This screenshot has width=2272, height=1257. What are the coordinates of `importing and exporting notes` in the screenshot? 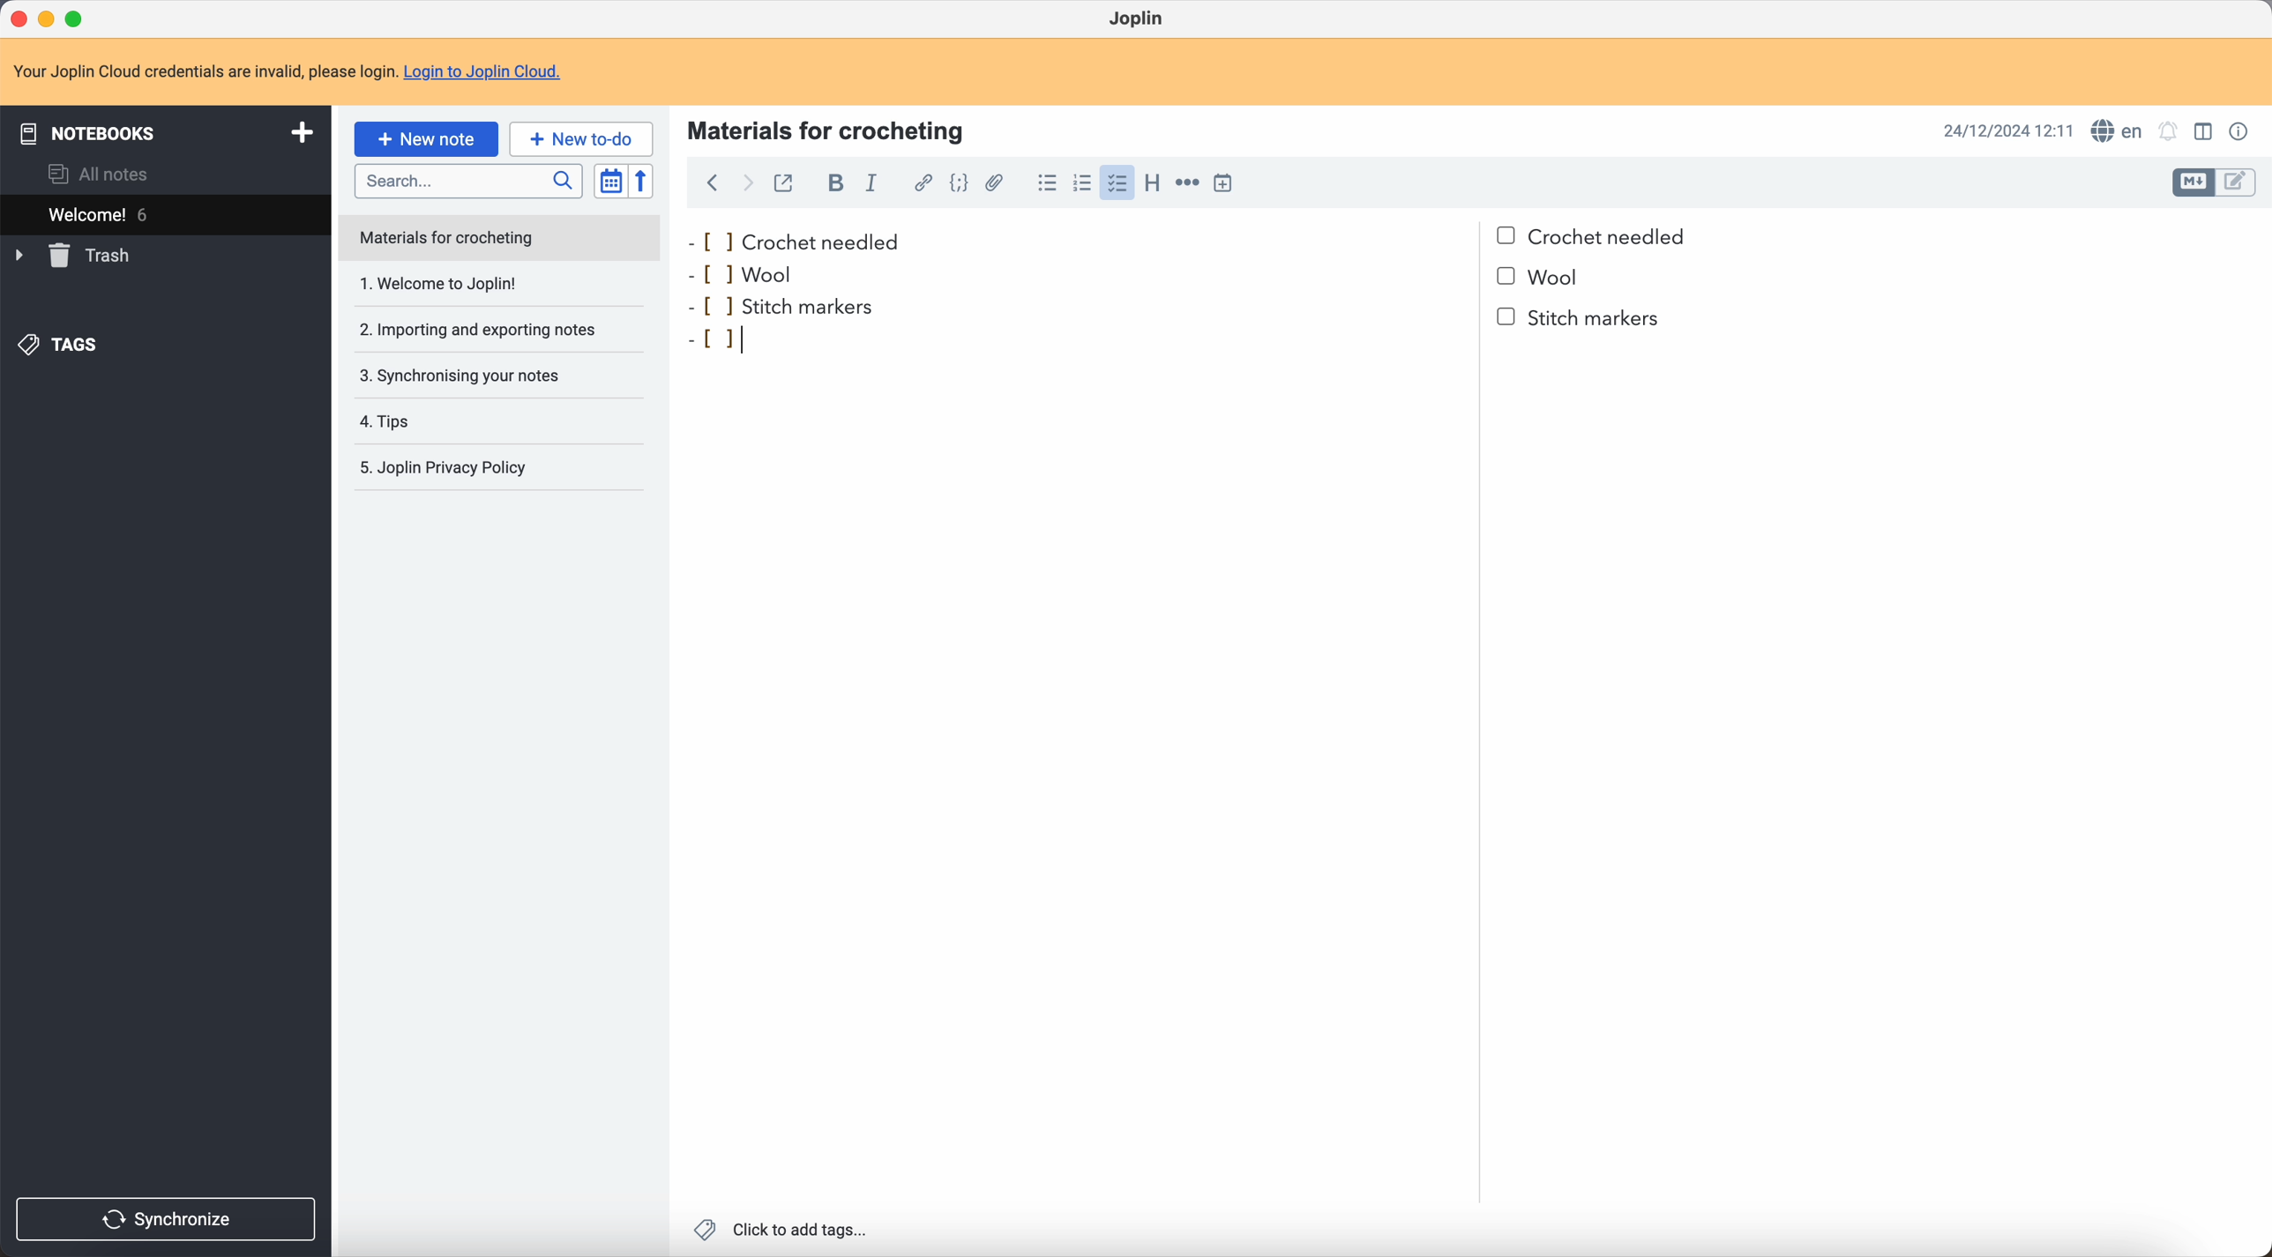 It's located at (489, 329).